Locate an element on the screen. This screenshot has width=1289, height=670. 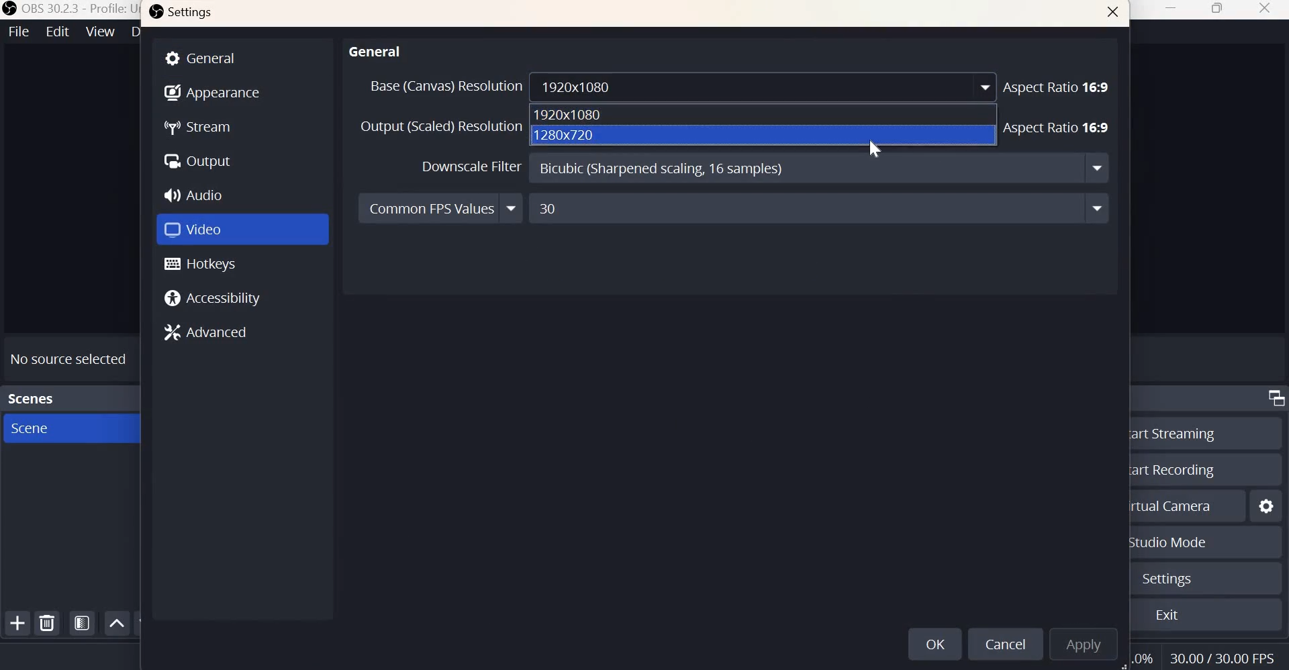
OK is located at coordinates (934, 644).